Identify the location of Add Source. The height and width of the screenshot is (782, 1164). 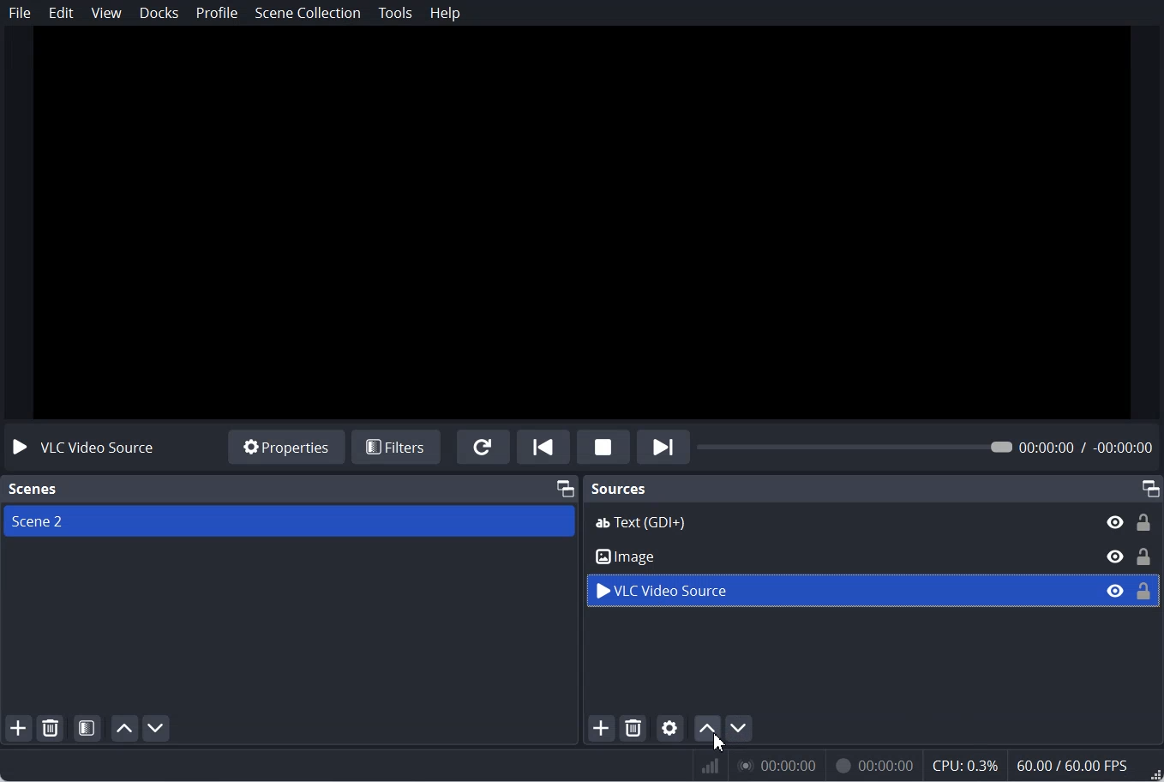
(601, 728).